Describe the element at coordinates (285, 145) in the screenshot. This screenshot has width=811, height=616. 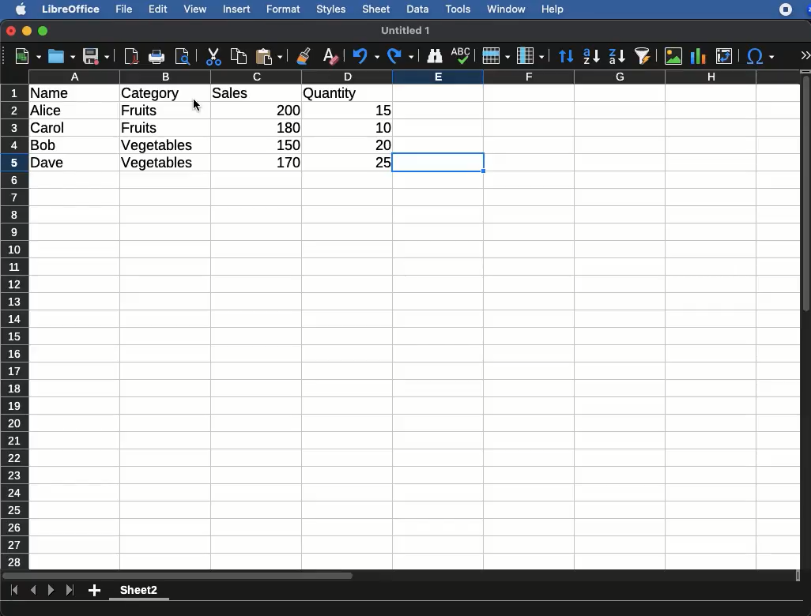
I see `150` at that location.